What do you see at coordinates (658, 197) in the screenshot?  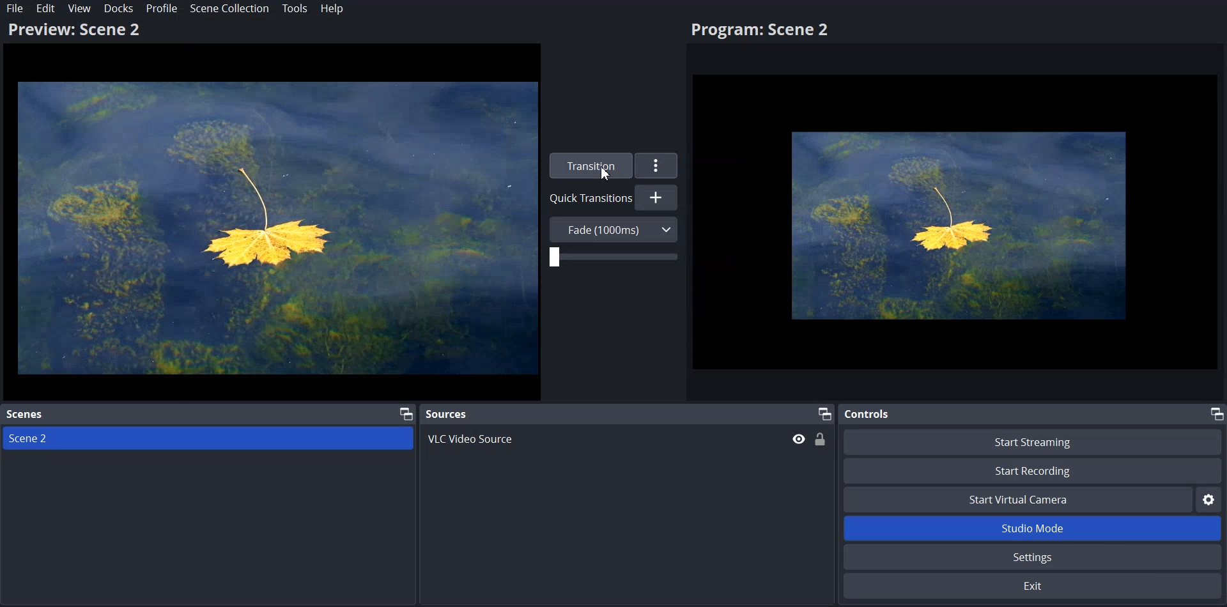 I see `Add ` at bounding box center [658, 197].